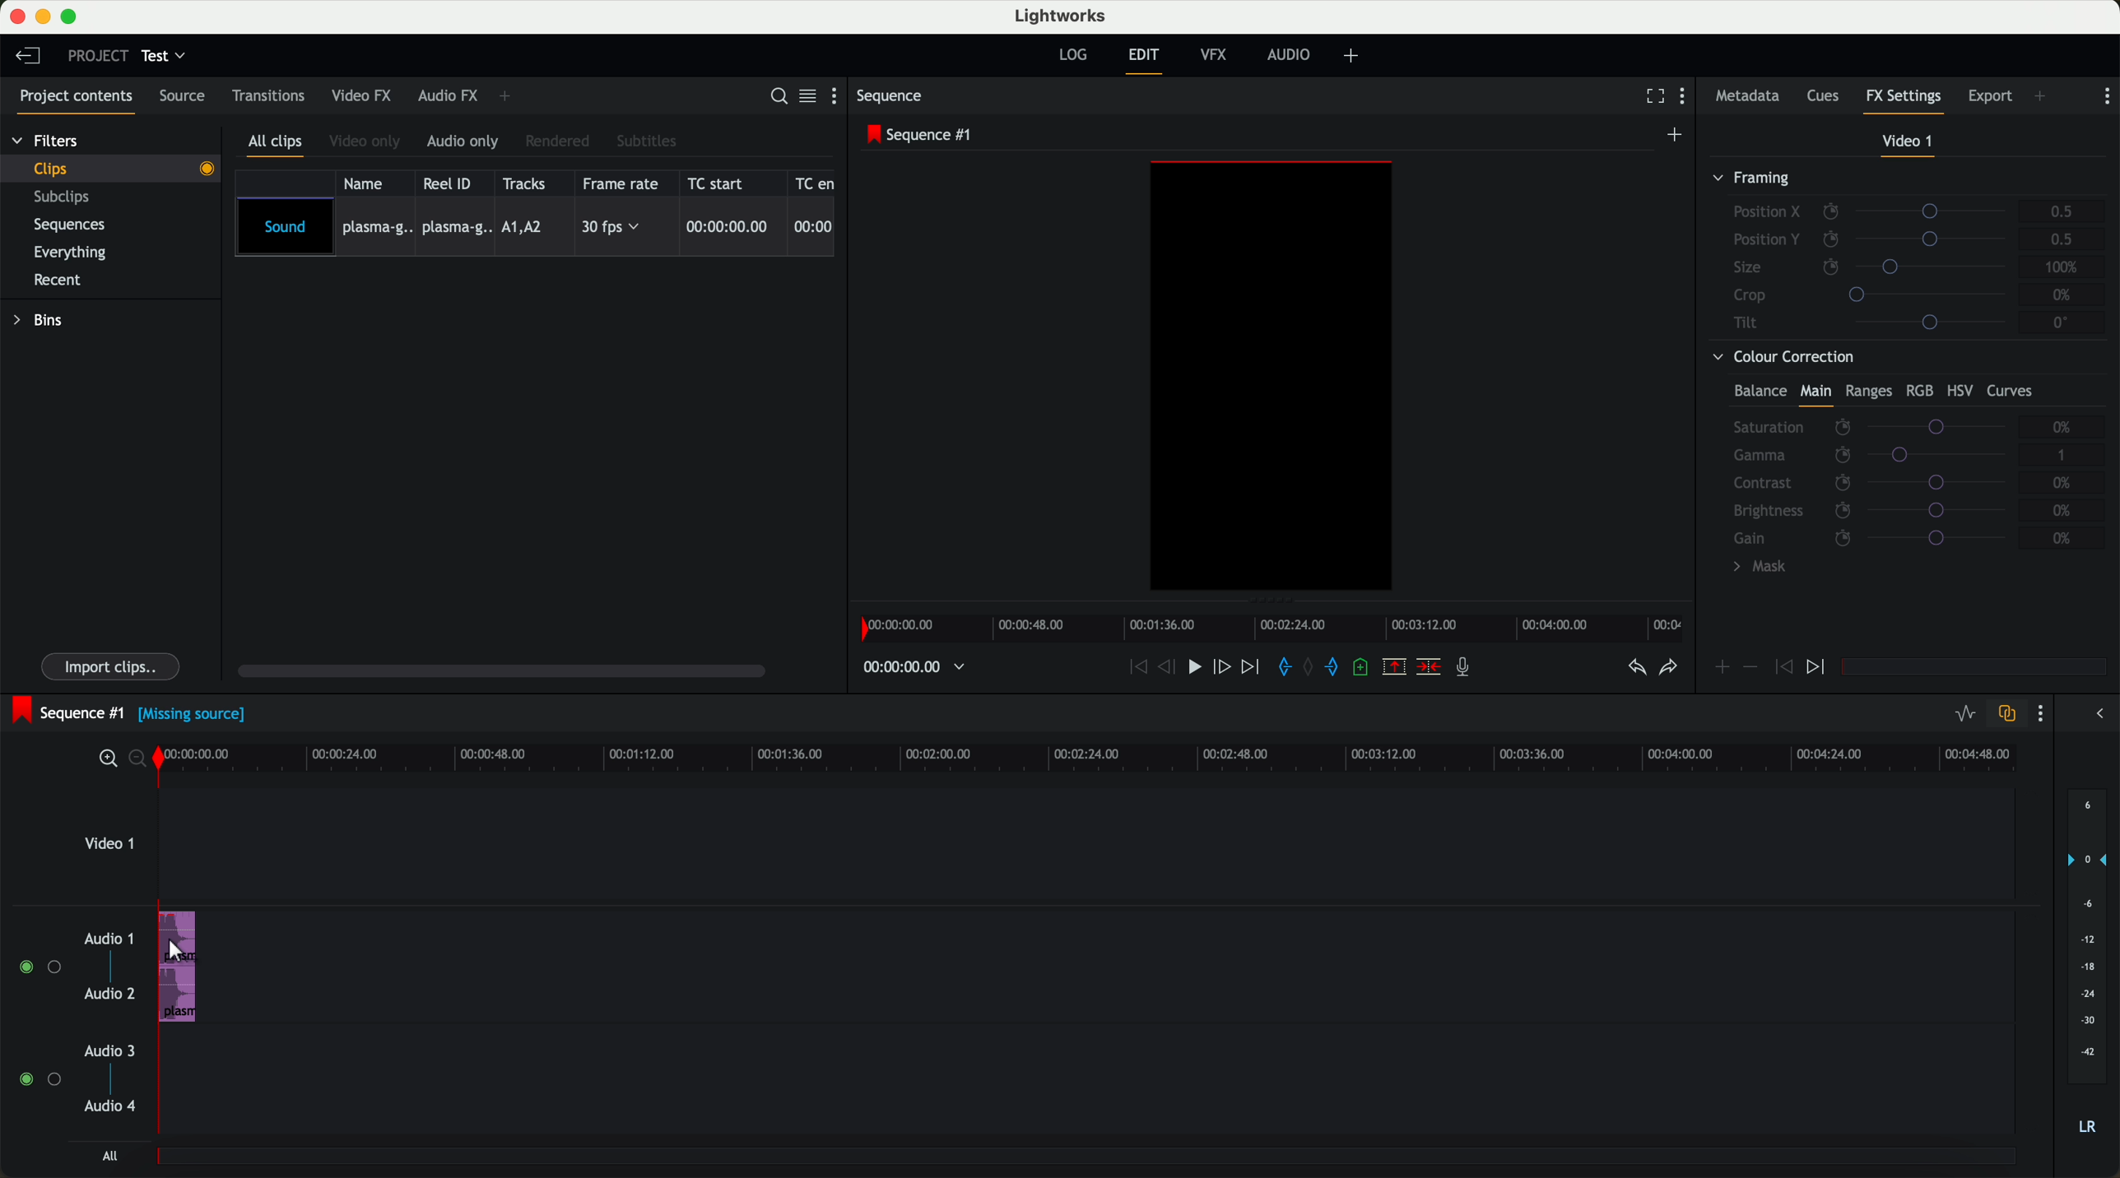  Describe the element at coordinates (1143, 61) in the screenshot. I see `exit` at that location.